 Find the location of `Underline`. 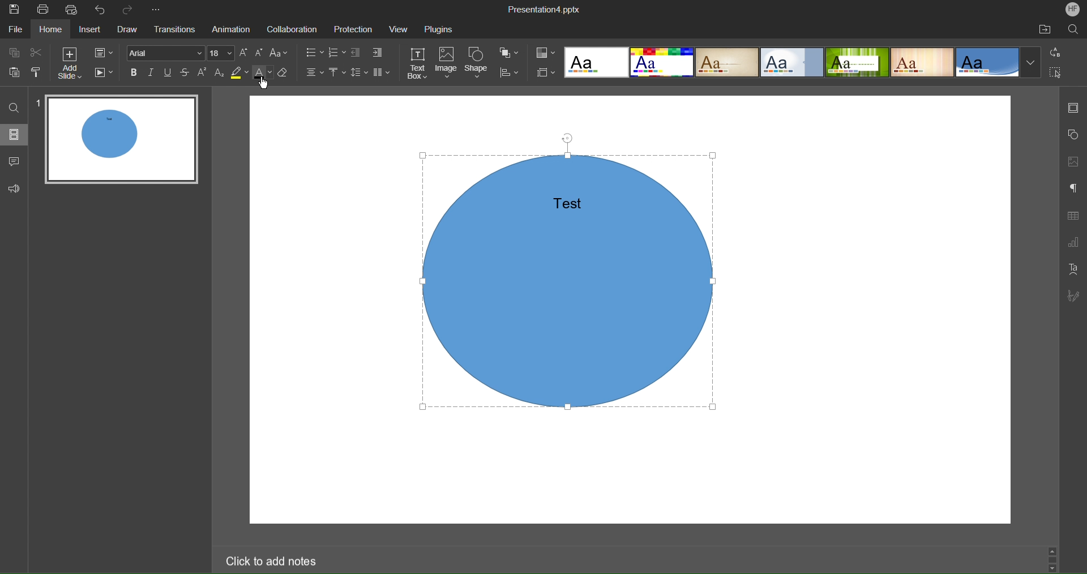

Underline is located at coordinates (170, 74).